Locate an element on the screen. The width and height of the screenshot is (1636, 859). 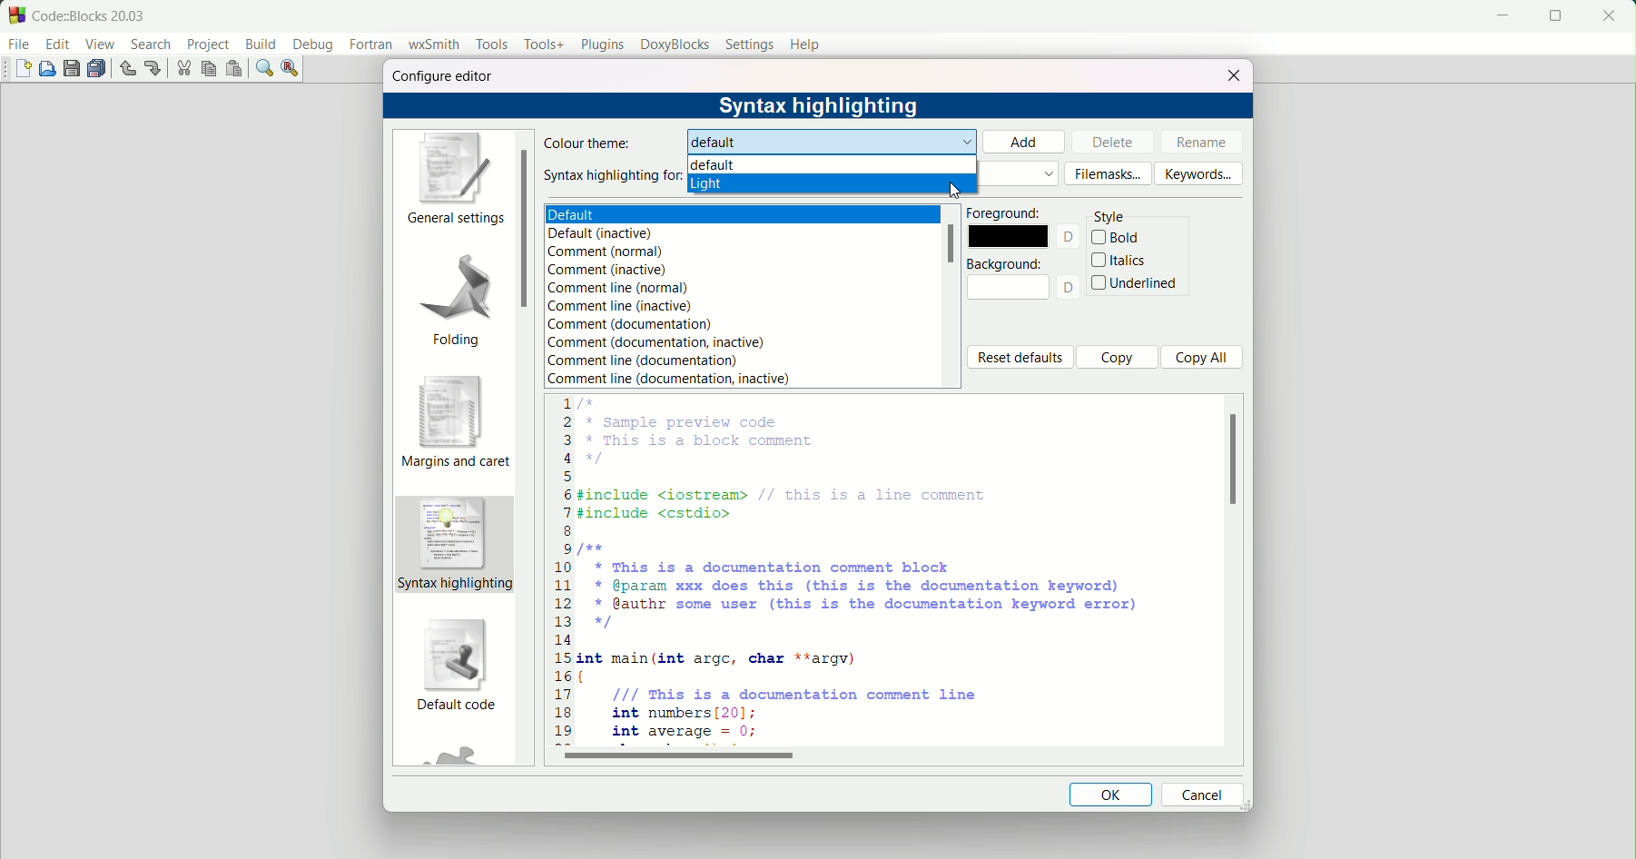
edit is located at coordinates (58, 44).